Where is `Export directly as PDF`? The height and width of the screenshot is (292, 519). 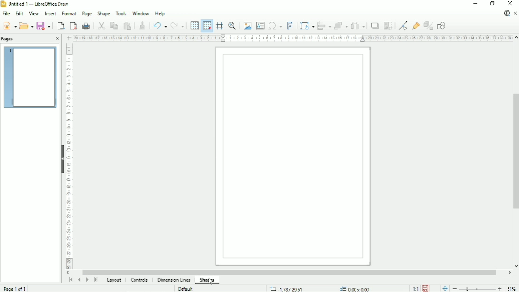
Export directly as PDF is located at coordinates (73, 26).